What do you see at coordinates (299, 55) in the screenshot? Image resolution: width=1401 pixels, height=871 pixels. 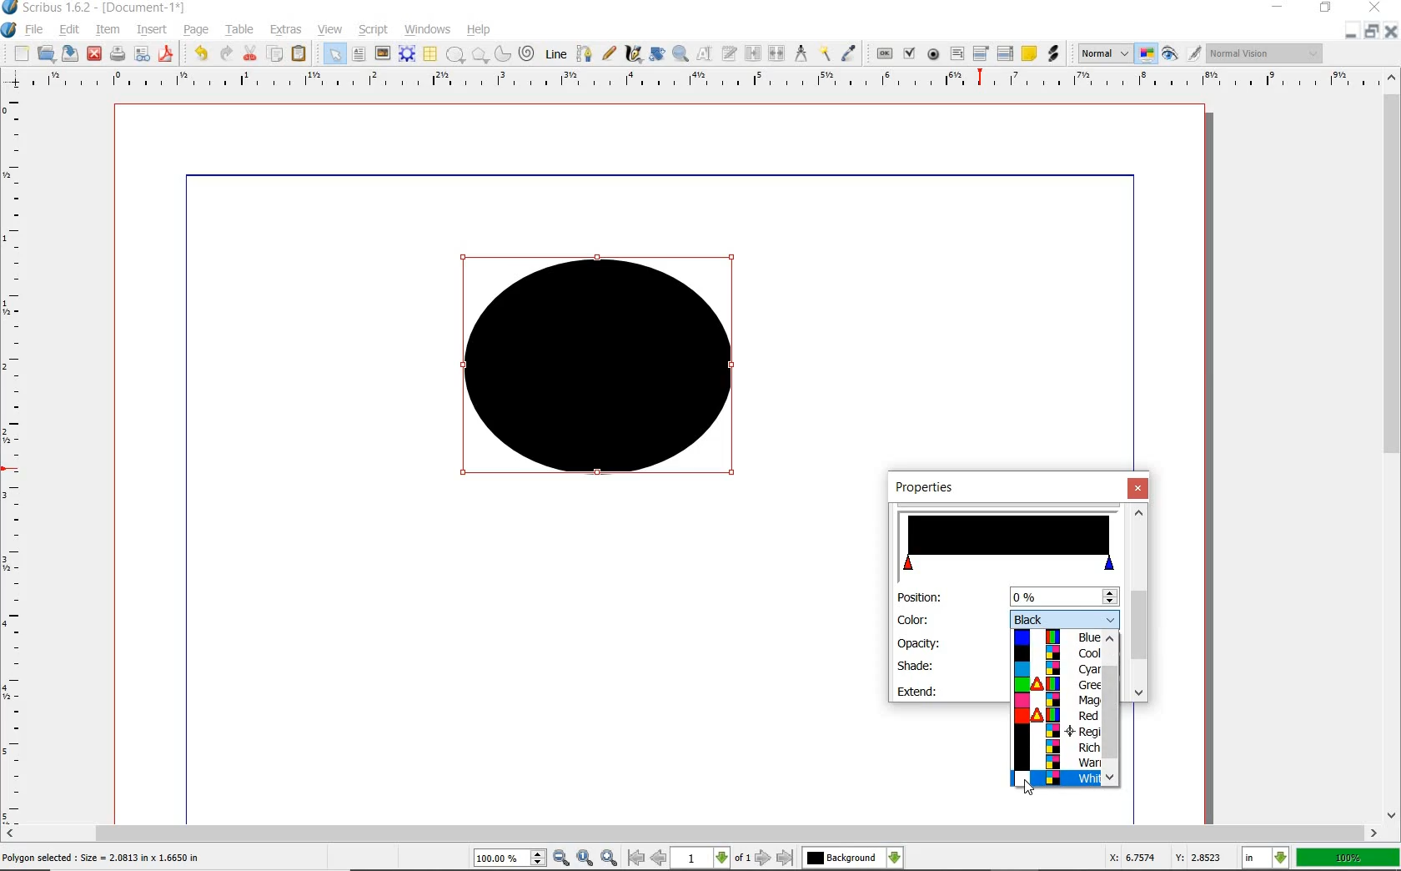 I see `PASTE` at bounding box center [299, 55].